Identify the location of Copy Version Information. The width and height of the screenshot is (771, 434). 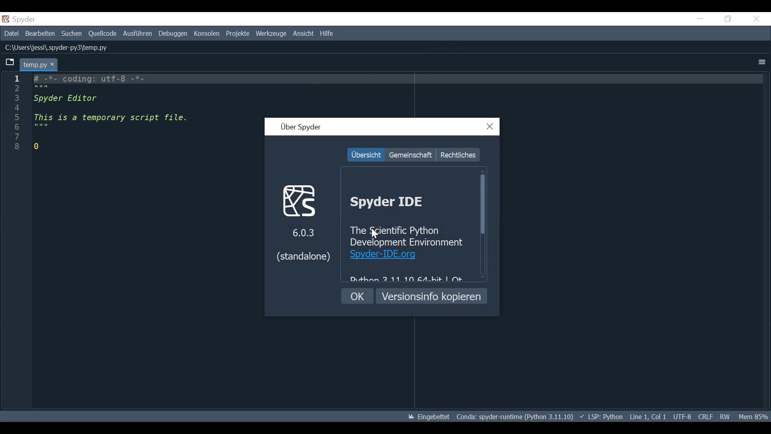
(432, 296).